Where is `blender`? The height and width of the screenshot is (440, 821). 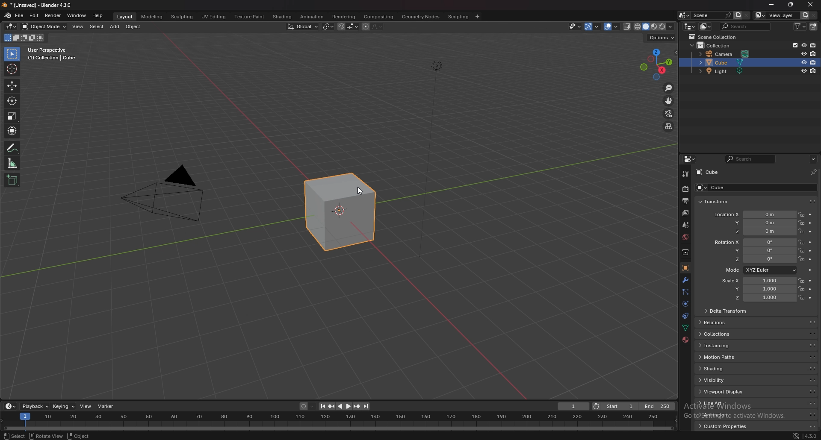
blender is located at coordinates (7, 15).